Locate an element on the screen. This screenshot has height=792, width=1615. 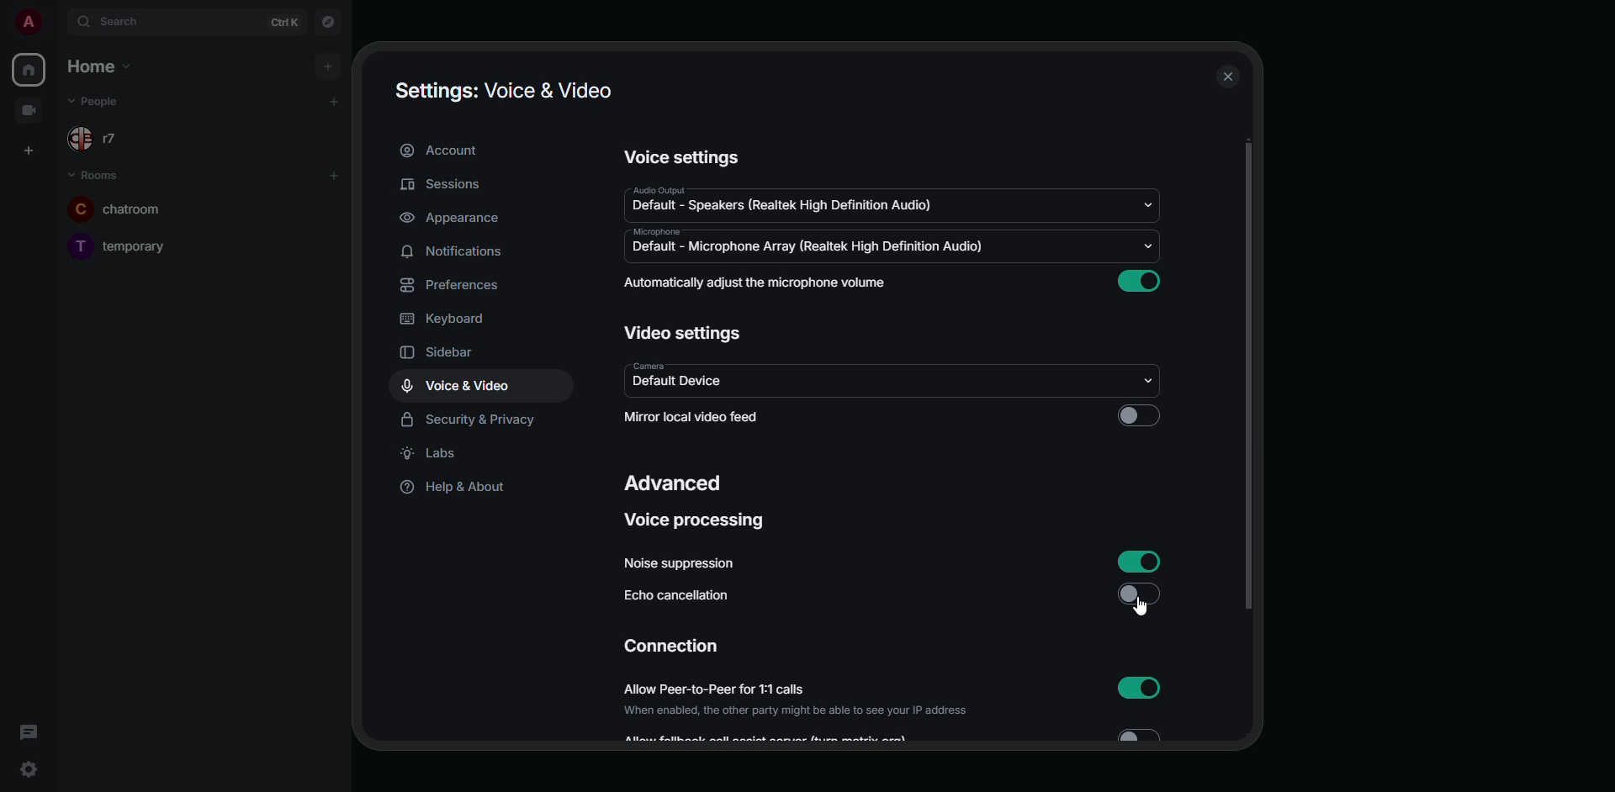
rooms is located at coordinates (98, 175).